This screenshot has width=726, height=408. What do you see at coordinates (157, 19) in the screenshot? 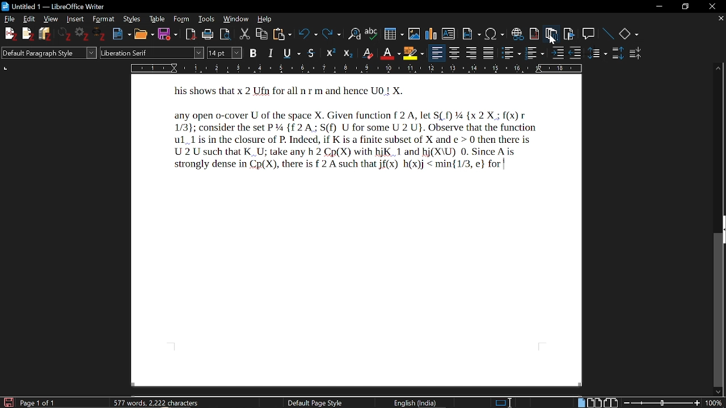
I see `Table` at bounding box center [157, 19].